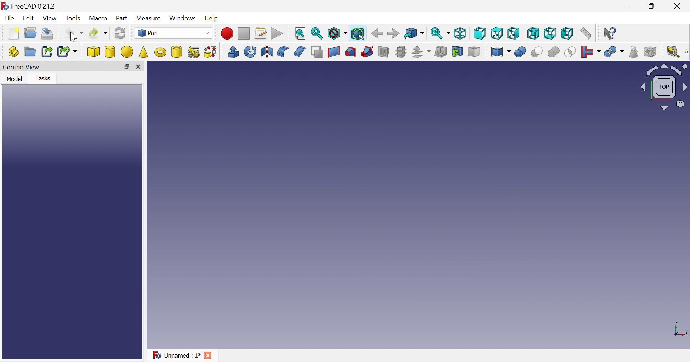 The height and width of the screenshot is (362, 690). What do you see at coordinates (367, 52) in the screenshot?
I see `Sweep...` at bounding box center [367, 52].